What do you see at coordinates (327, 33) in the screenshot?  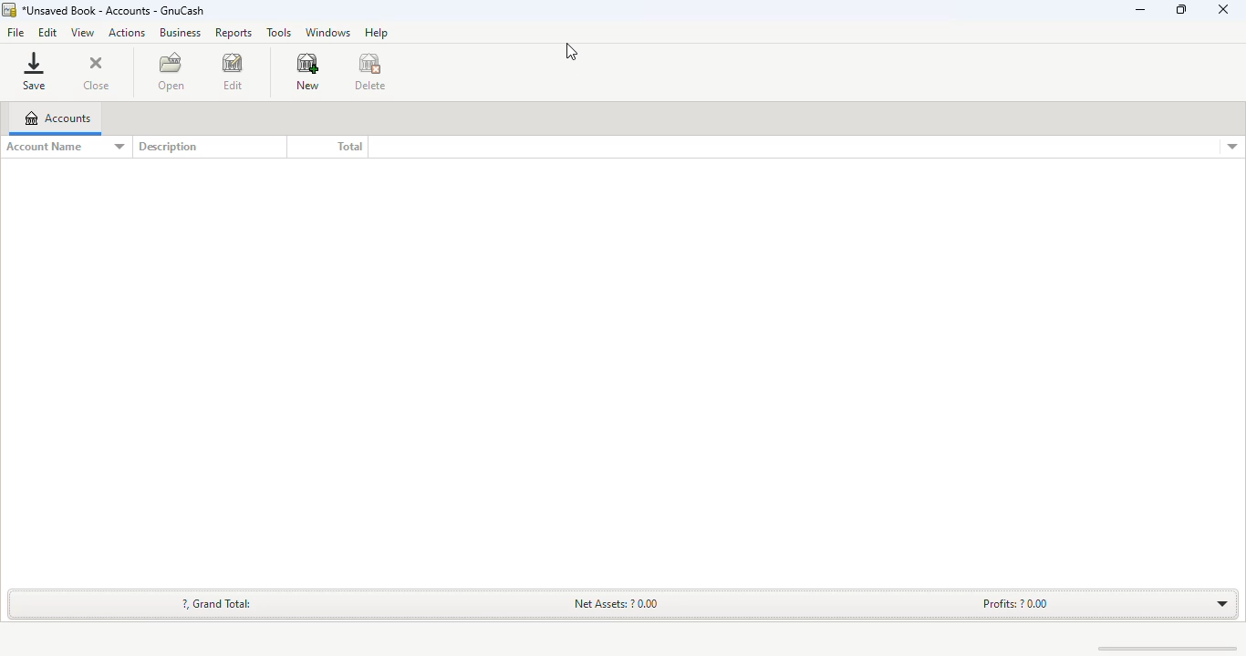 I see `windows` at bounding box center [327, 33].